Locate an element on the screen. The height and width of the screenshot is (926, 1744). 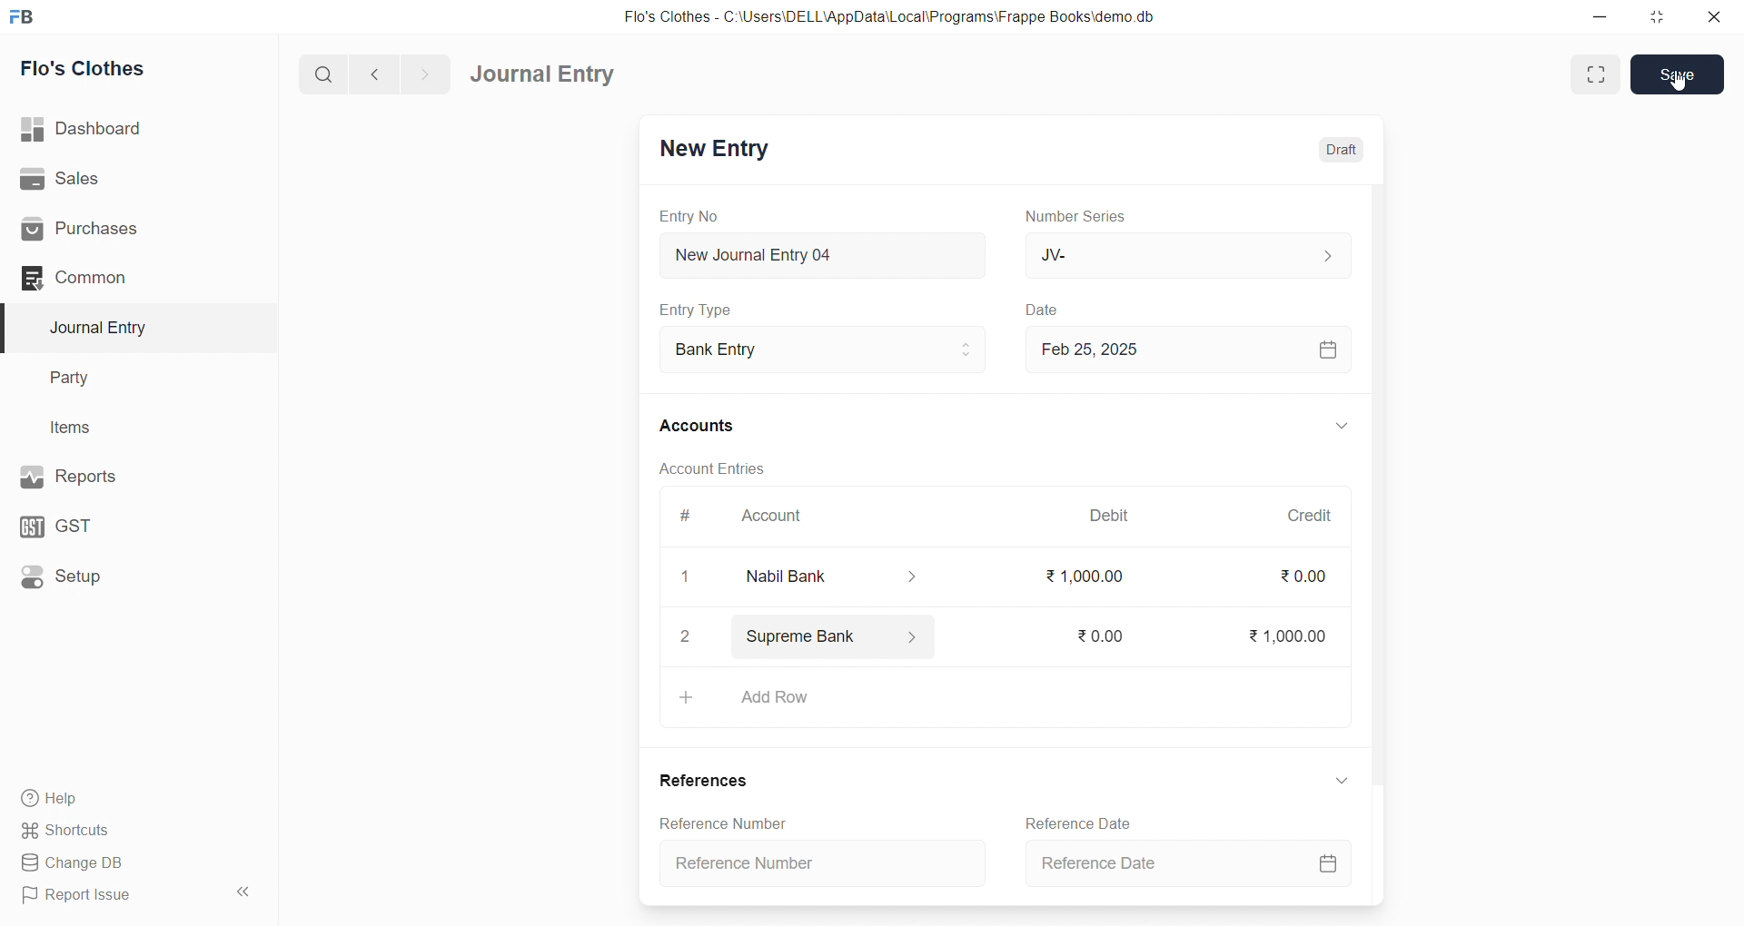
Entry No. is located at coordinates (689, 216).